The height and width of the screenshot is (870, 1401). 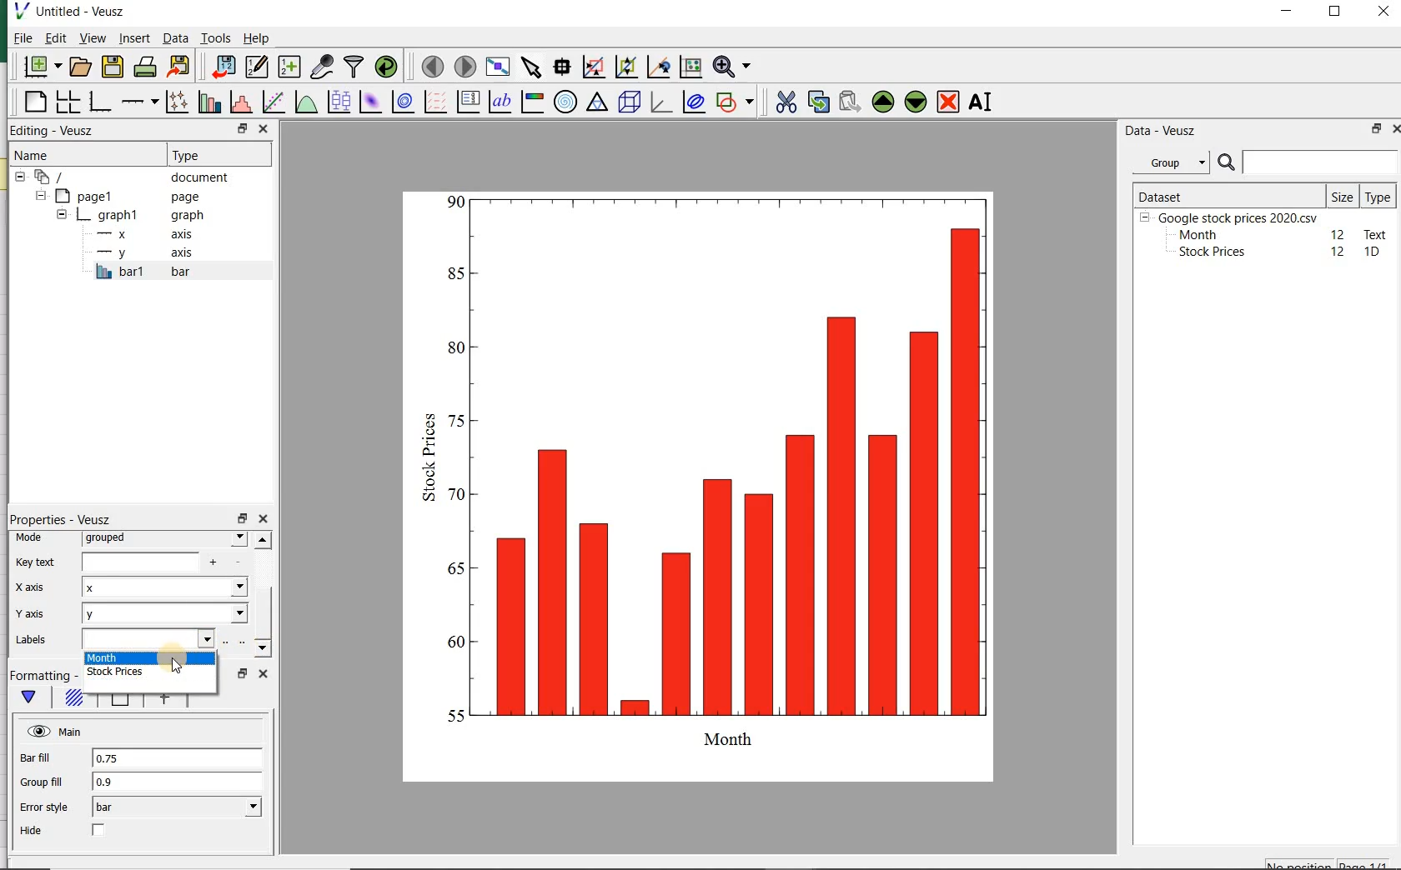 What do you see at coordinates (1288, 12) in the screenshot?
I see `minimize` at bounding box center [1288, 12].